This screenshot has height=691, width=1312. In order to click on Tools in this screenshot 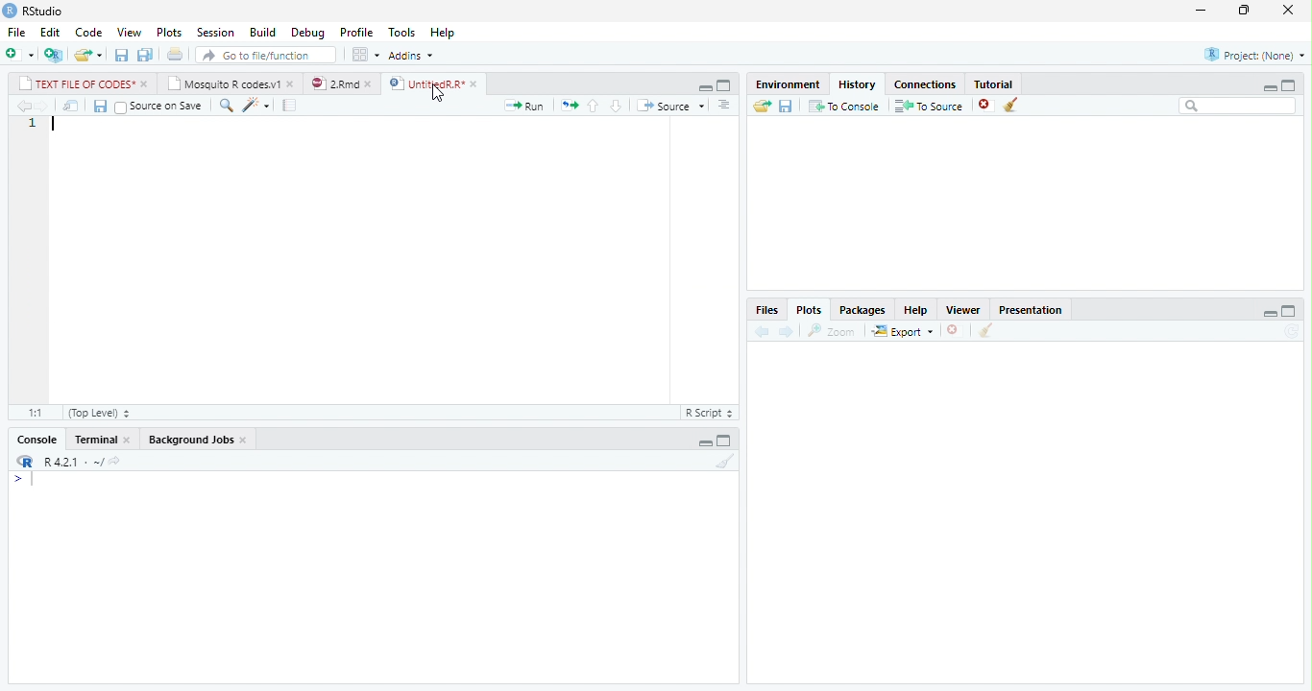, I will do `click(401, 31)`.